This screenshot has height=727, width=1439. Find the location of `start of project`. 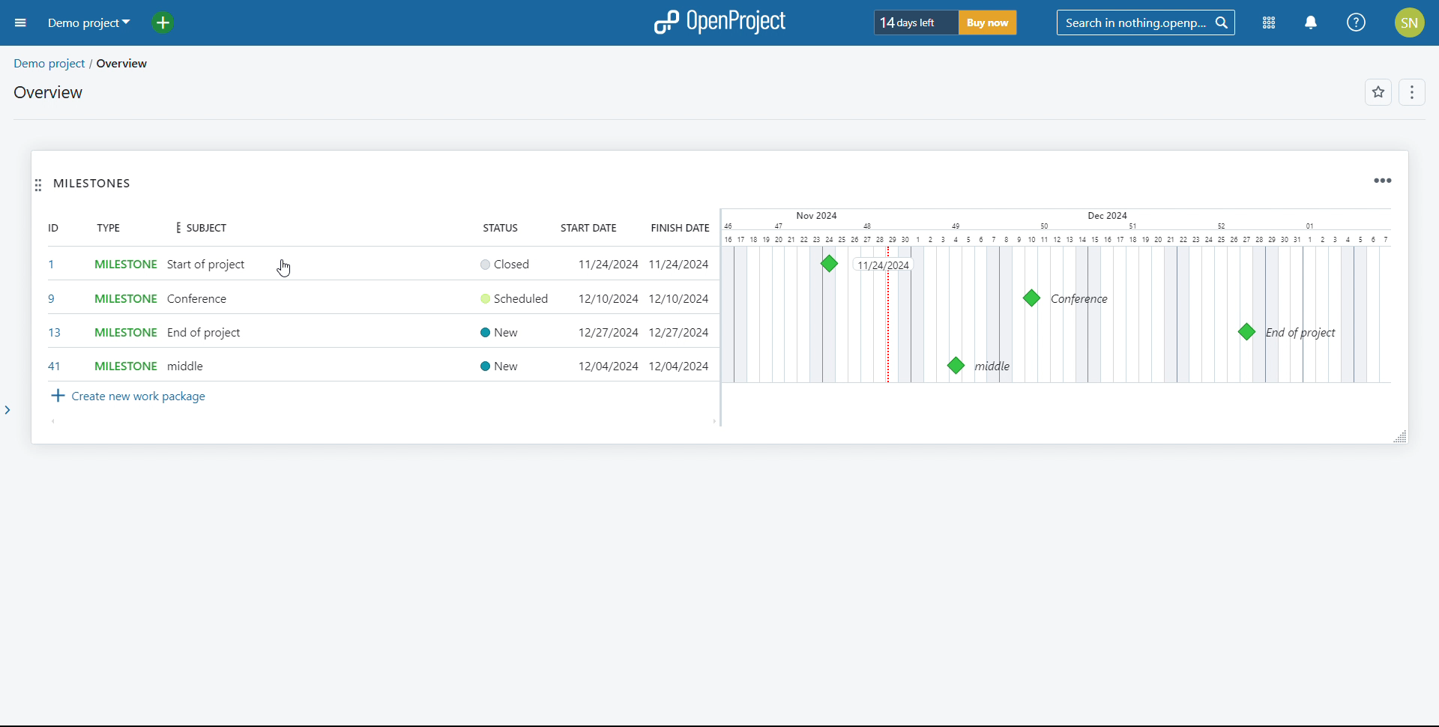

start of project is located at coordinates (208, 261).